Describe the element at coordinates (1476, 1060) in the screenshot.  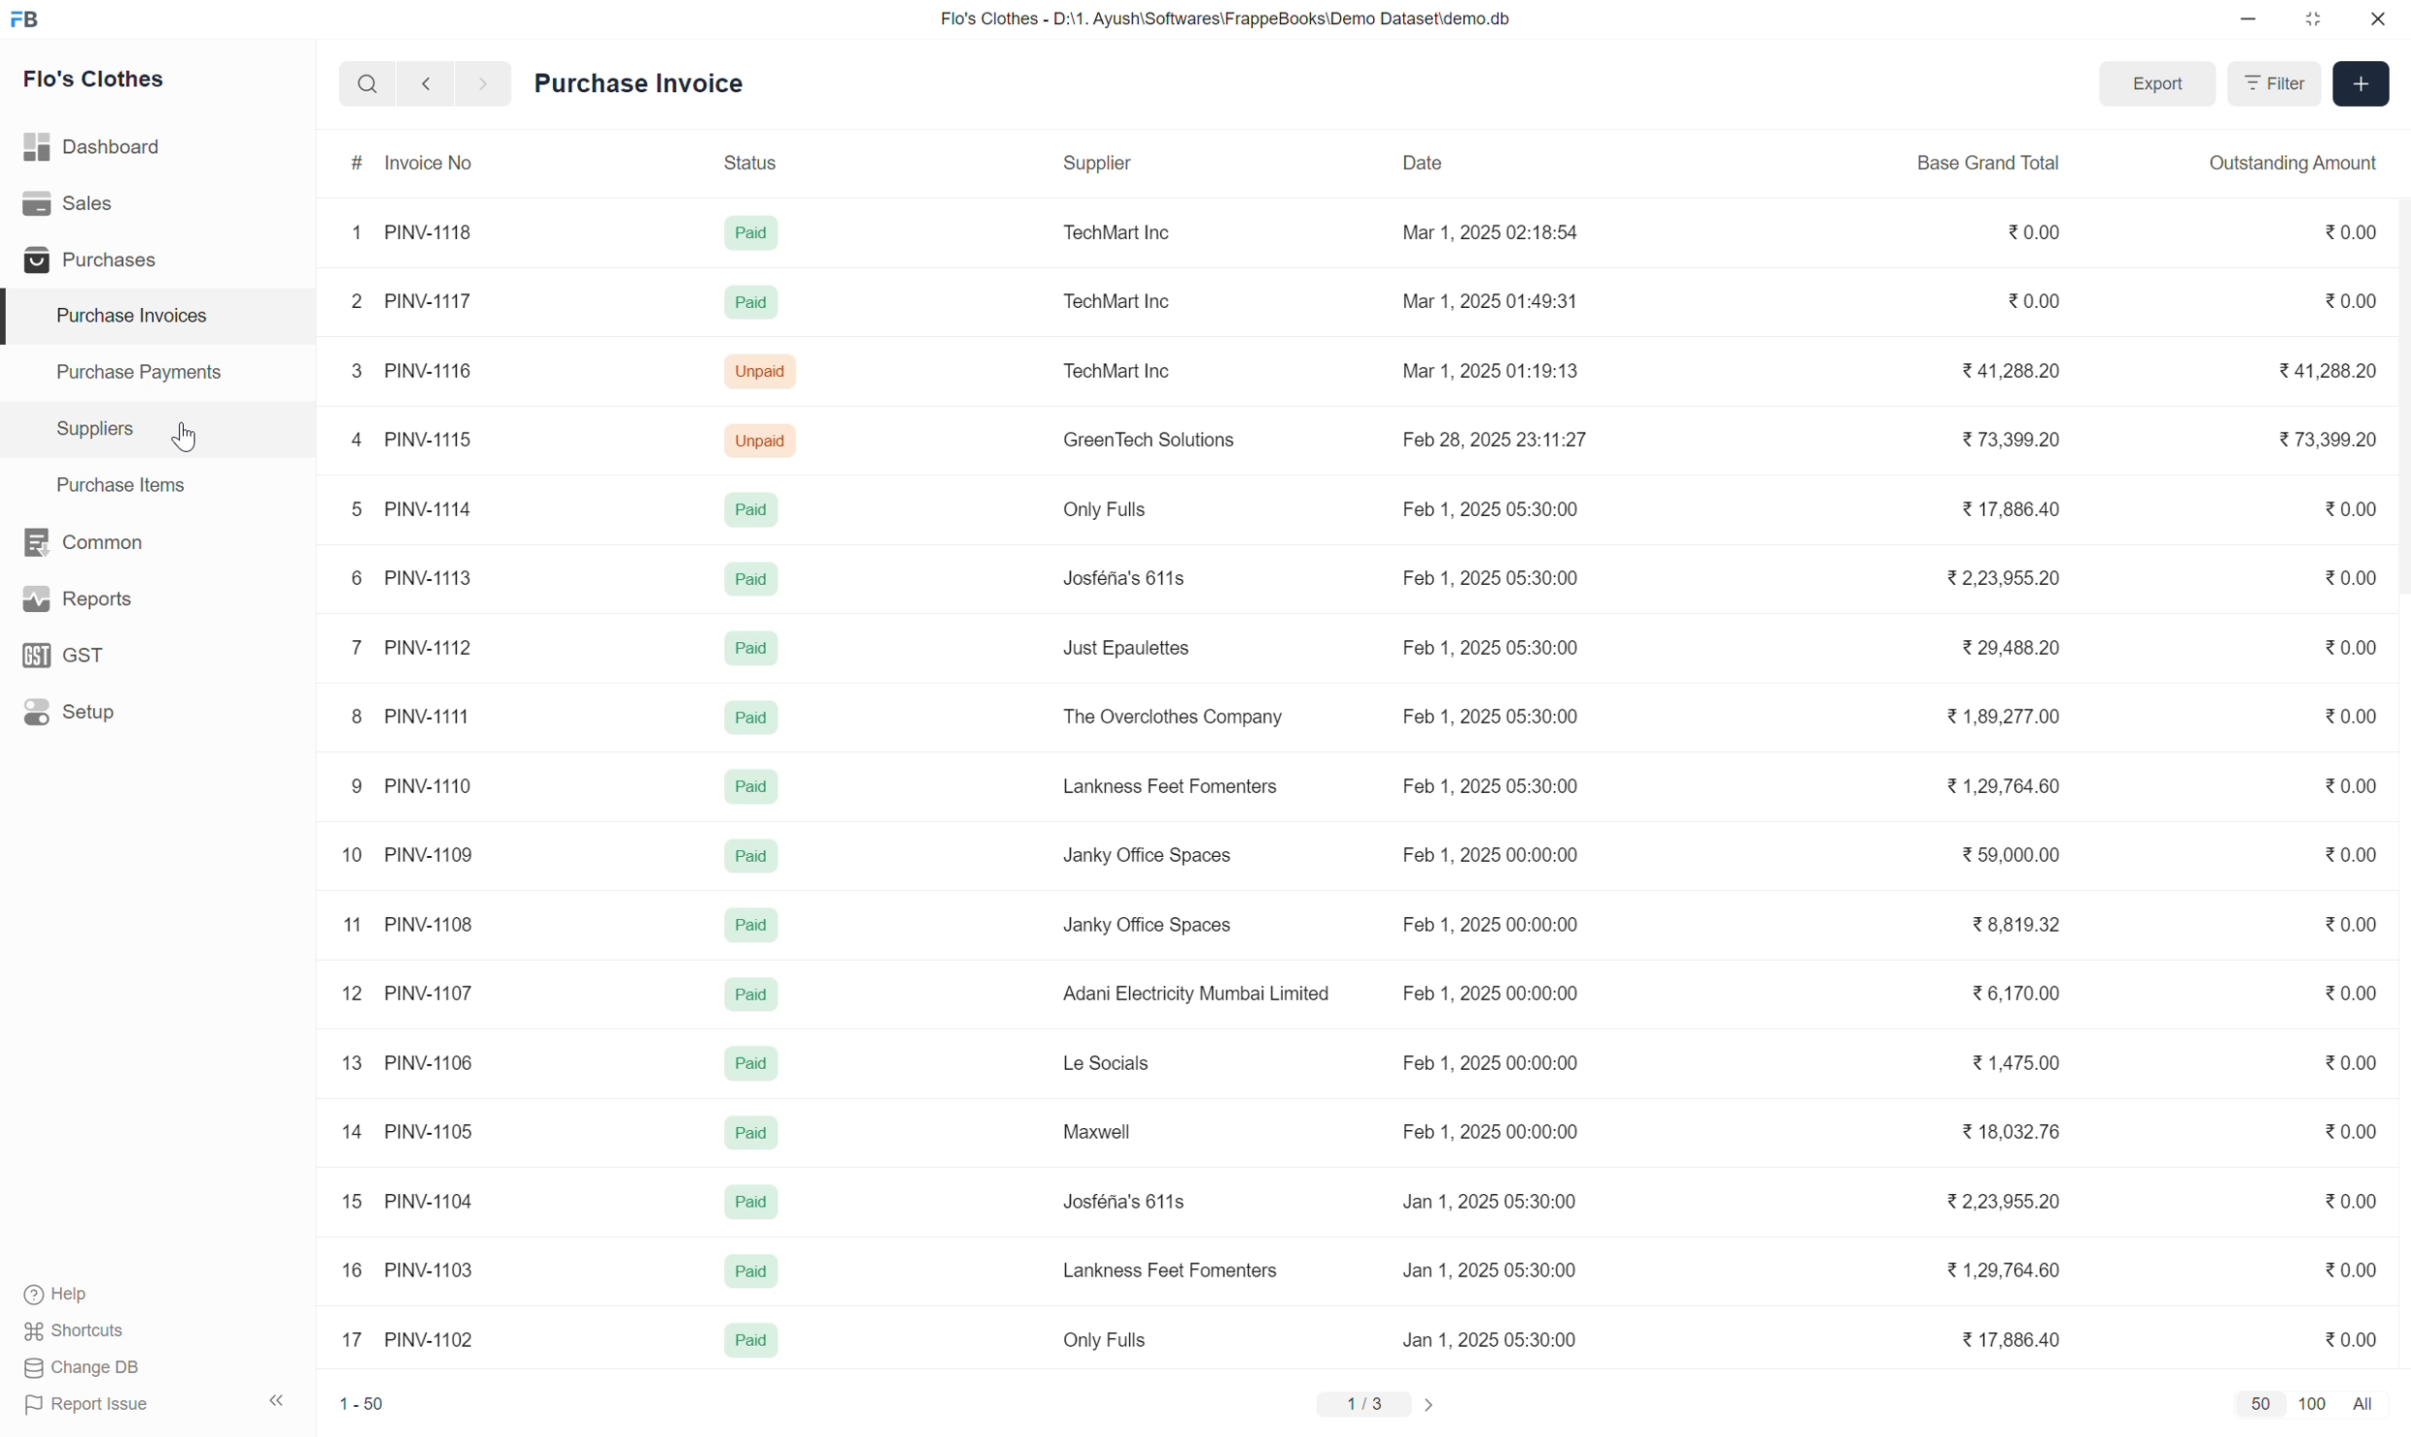
I see `Feb 1, 2025 00:00:00` at that location.